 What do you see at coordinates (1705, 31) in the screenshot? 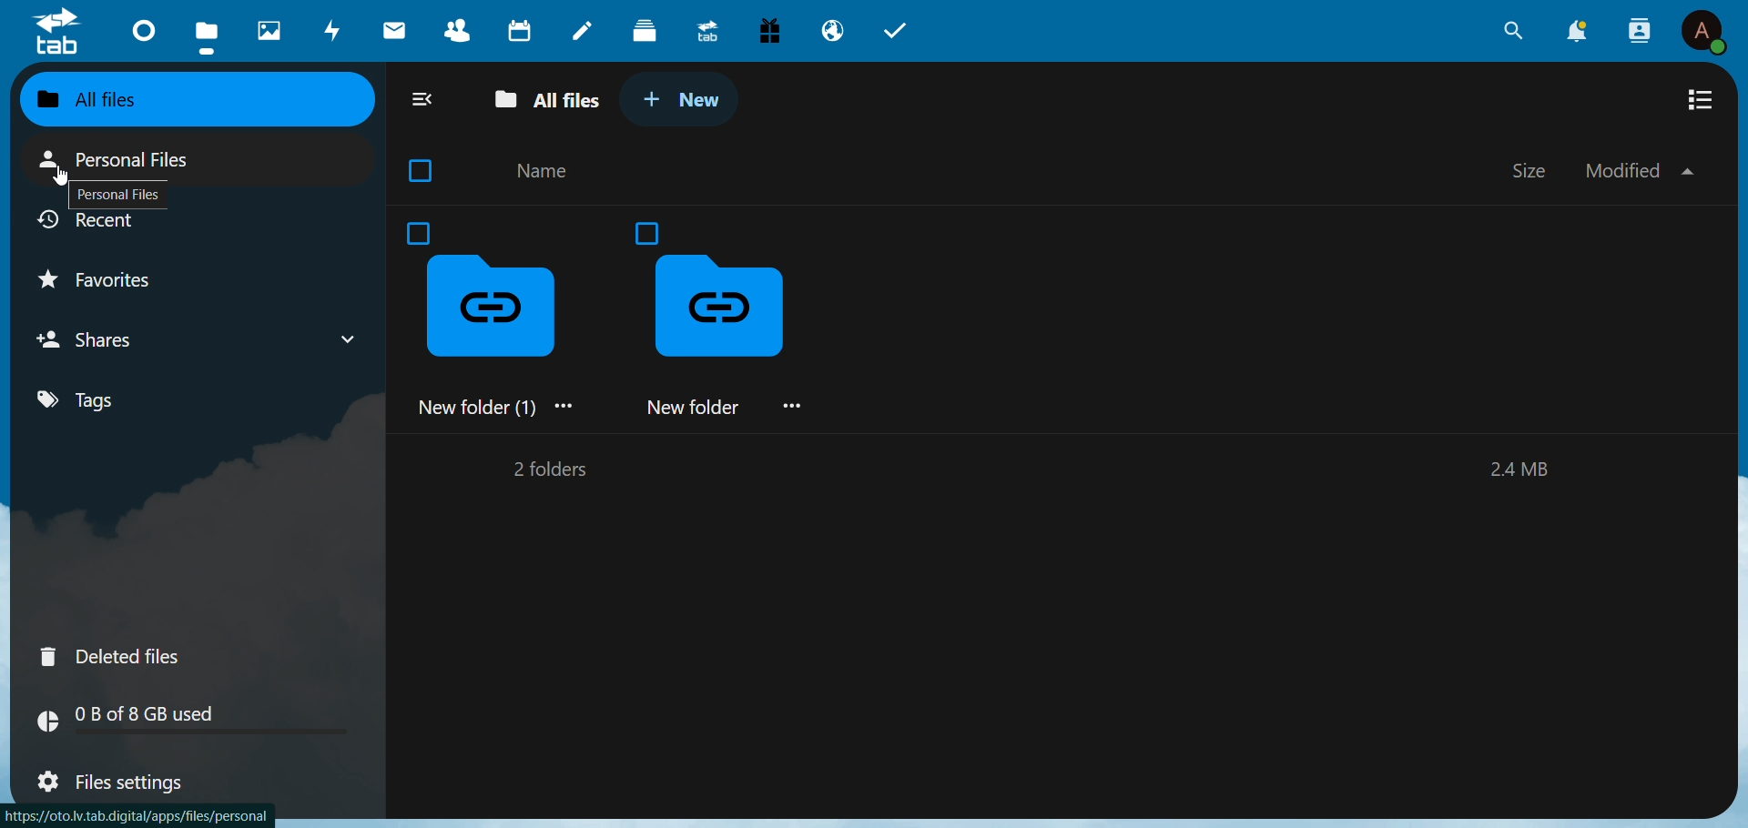
I see `user` at bounding box center [1705, 31].